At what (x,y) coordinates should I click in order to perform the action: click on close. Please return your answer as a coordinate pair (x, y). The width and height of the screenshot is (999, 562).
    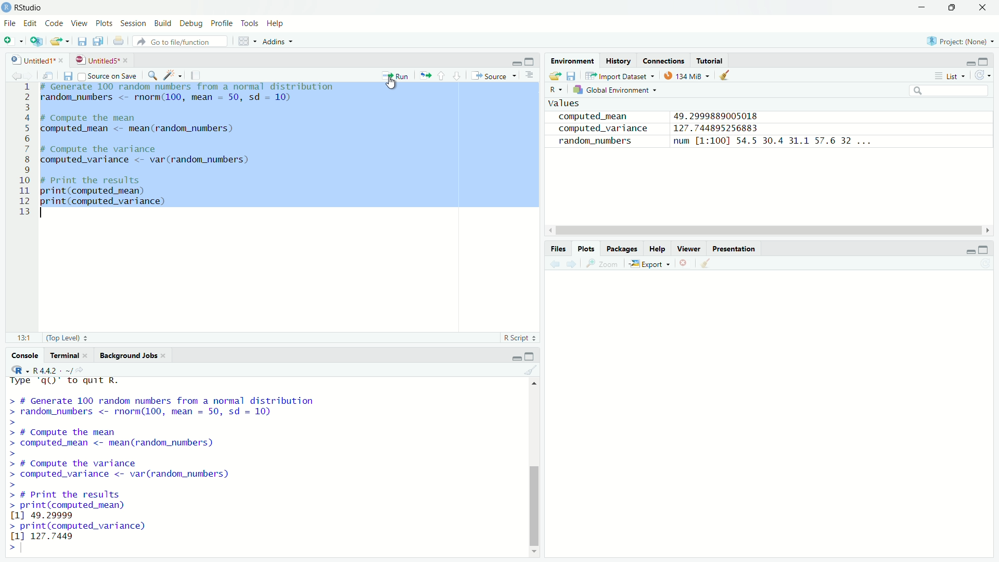
    Looking at the image, I should click on (127, 60).